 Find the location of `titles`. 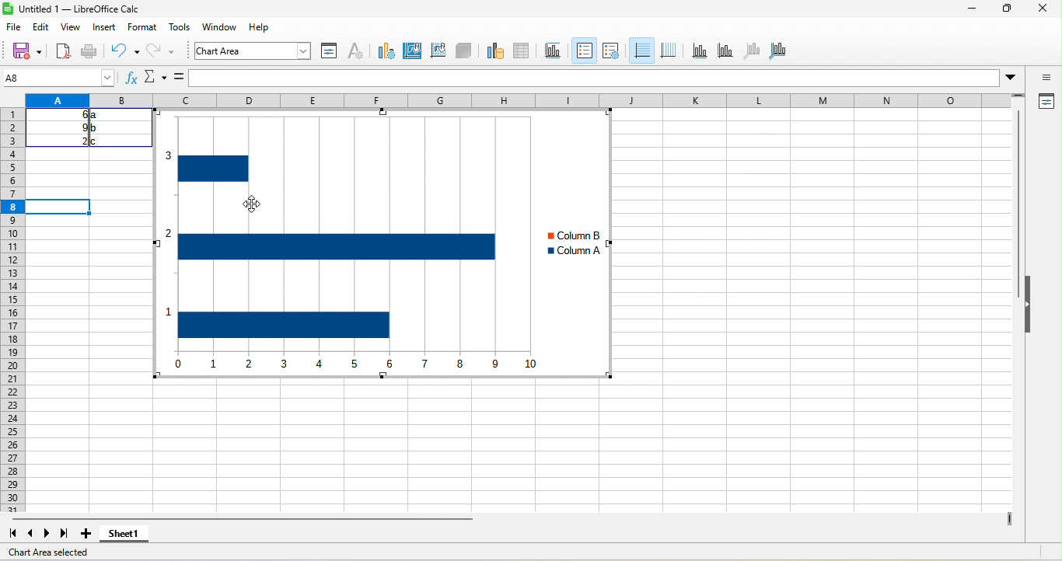

titles is located at coordinates (612, 51).